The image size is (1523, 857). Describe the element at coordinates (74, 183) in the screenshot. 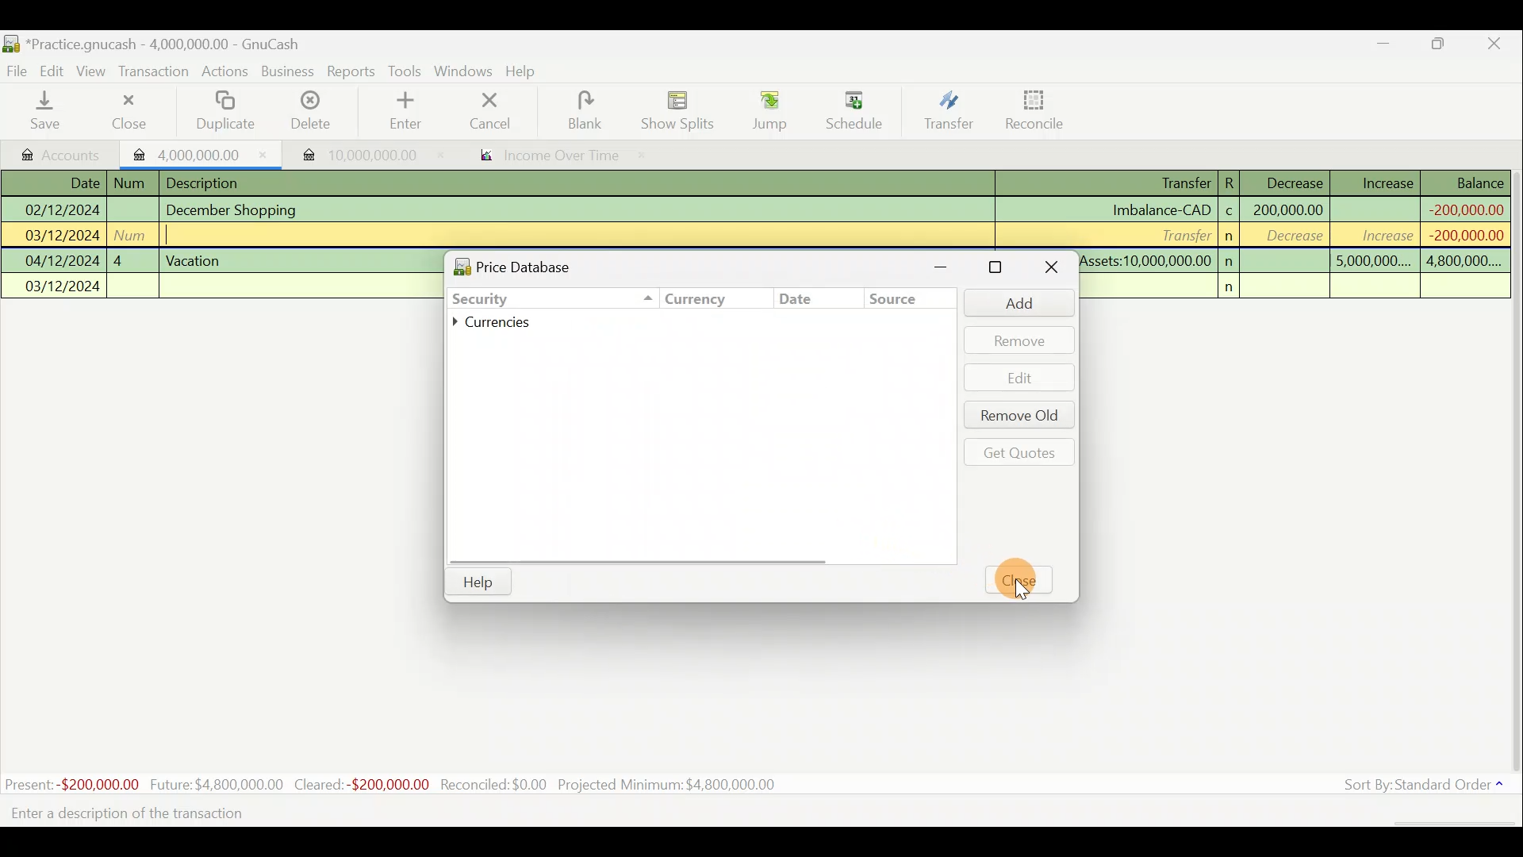

I see `Date ` at that location.